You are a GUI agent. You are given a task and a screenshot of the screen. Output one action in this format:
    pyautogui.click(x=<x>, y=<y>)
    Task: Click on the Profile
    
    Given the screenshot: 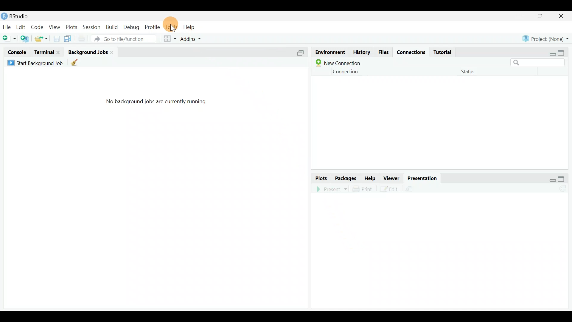 What is the action you would take?
    pyautogui.click(x=153, y=27)
    